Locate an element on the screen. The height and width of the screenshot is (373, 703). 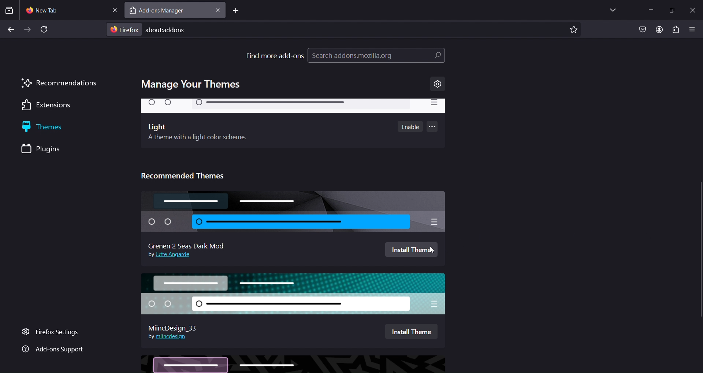
light is located at coordinates (293, 107).